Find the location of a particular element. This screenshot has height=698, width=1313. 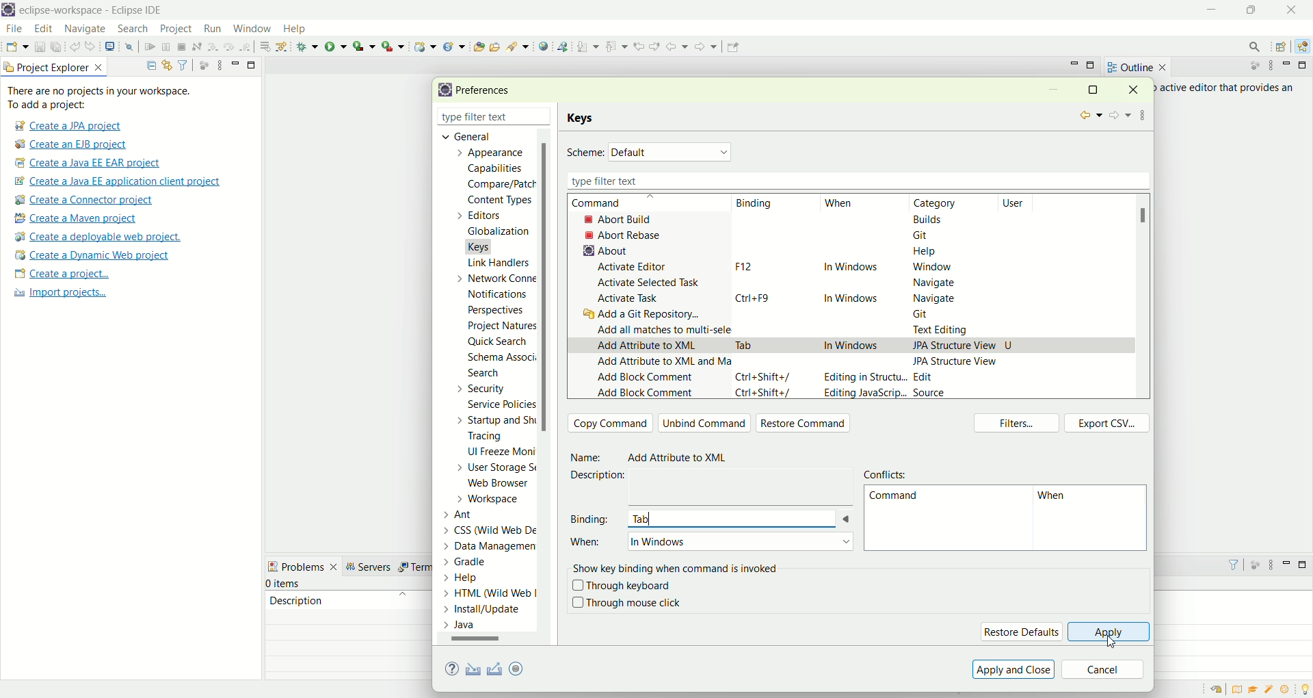

create a Java EE EAR project is located at coordinates (89, 163).